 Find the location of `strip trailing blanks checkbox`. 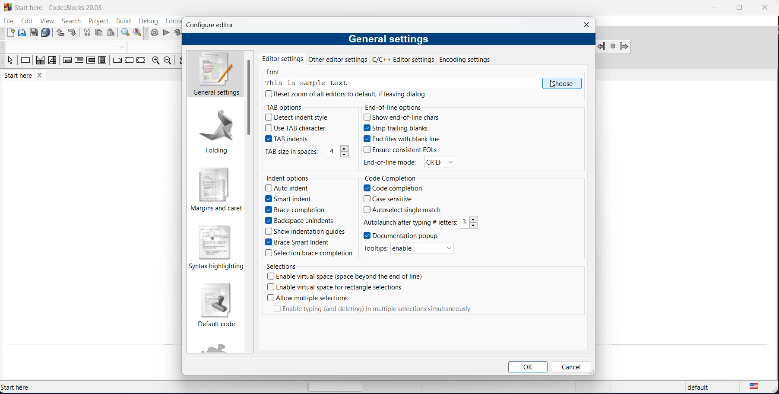

strip trailing blanks checkbox is located at coordinates (405, 130).